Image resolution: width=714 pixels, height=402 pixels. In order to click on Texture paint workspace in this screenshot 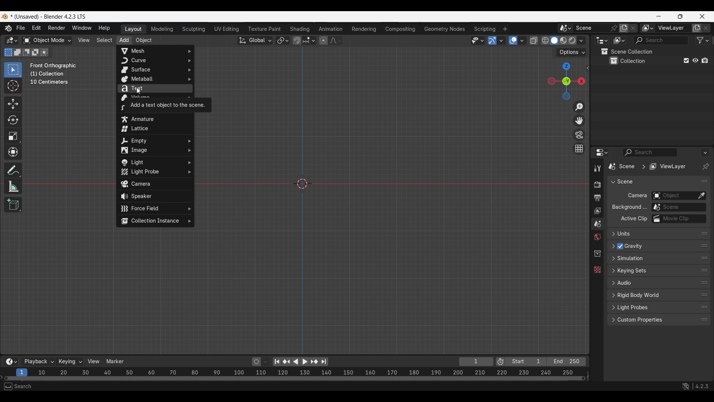, I will do `click(265, 29)`.